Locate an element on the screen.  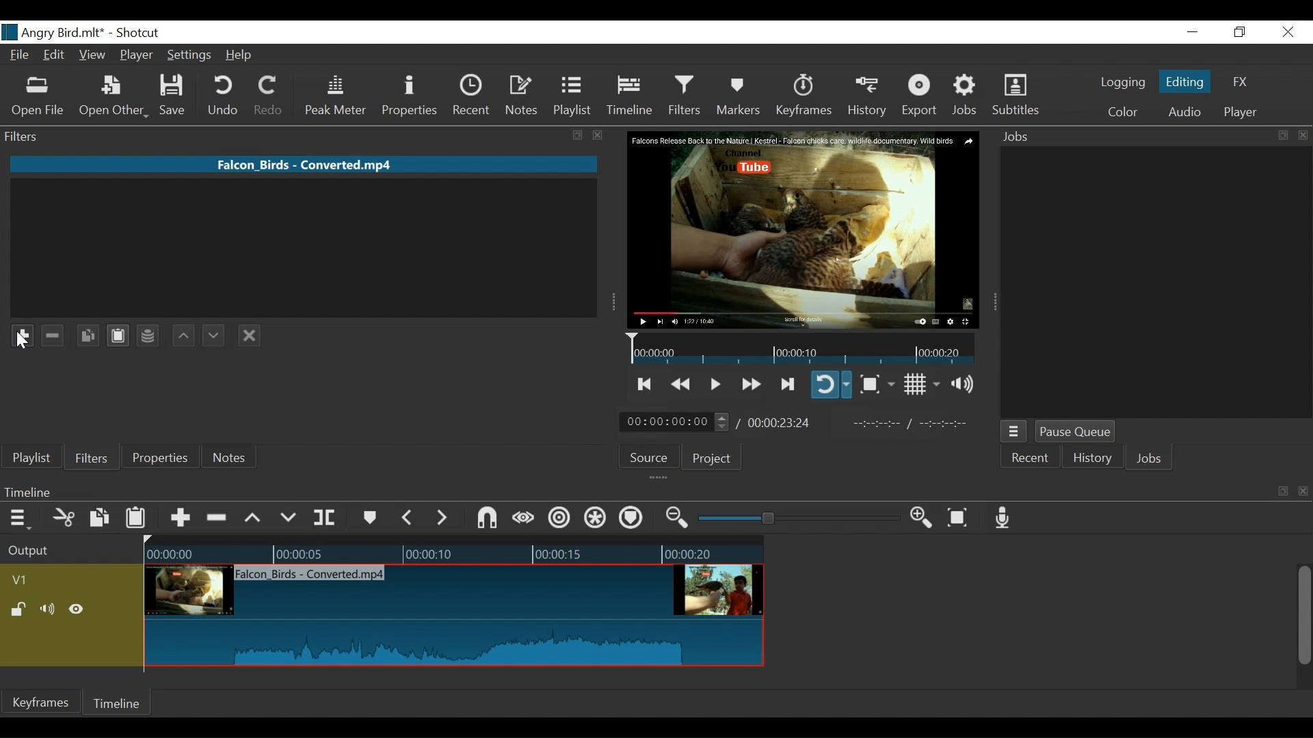
close is located at coordinates (1303, 135).